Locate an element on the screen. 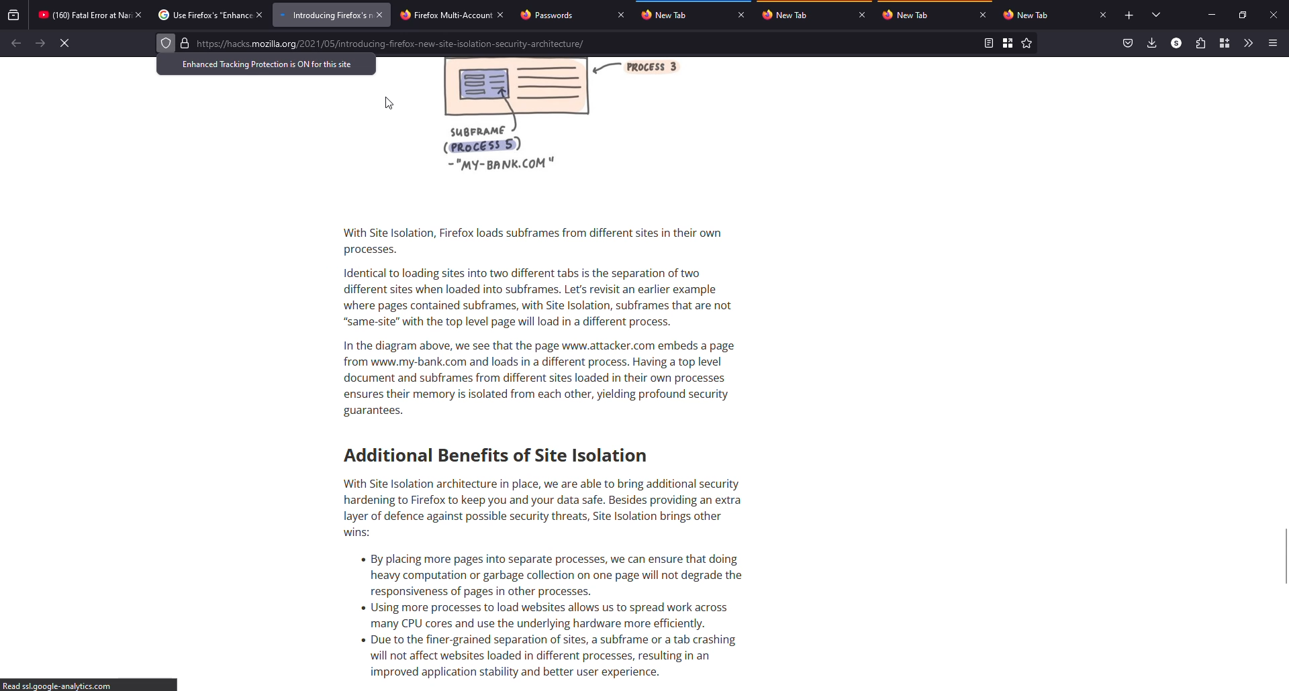 The image size is (1289, 691). profile is located at coordinates (1176, 42).